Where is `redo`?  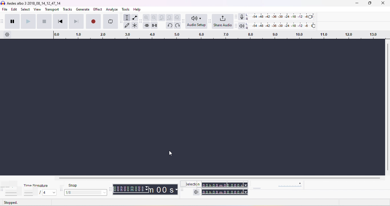
redo is located at coordinates (178, 25).